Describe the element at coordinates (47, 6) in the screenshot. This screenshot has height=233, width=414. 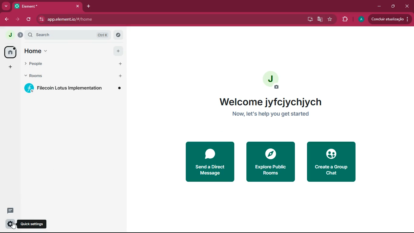
I see `element` at that location.